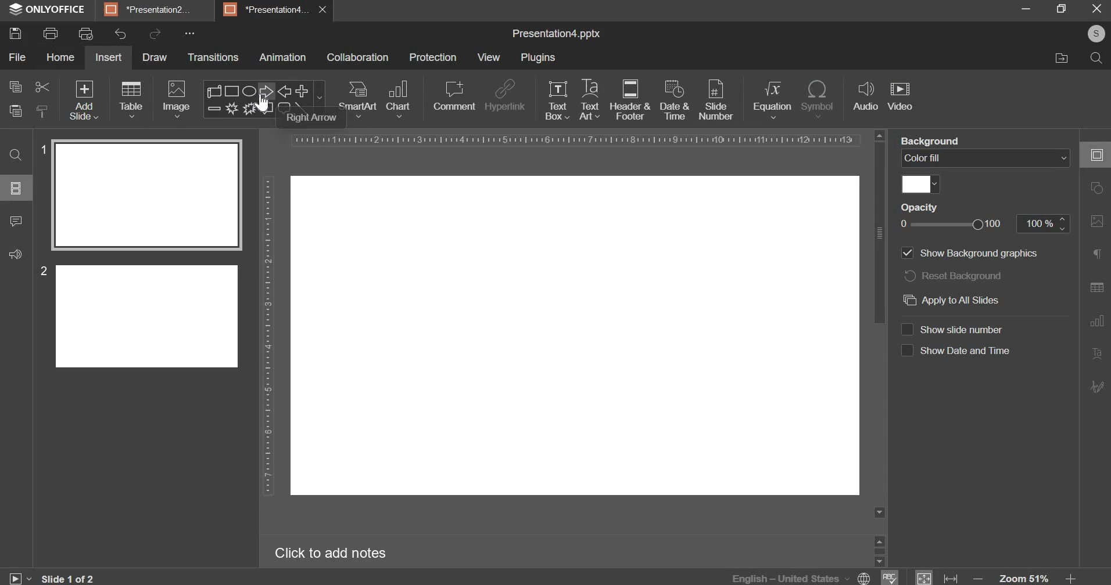 This screenshot has height=585, width=1111. I want to click on insert, so click(109, 57).